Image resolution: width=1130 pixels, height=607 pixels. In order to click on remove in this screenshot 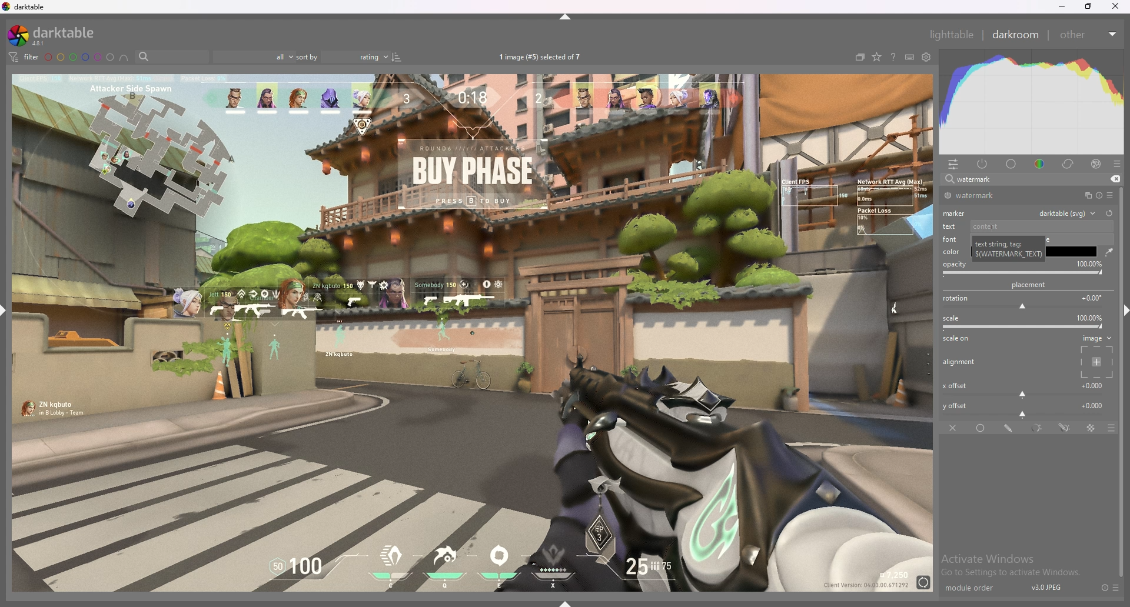, I will do `click(1114, 179)`.